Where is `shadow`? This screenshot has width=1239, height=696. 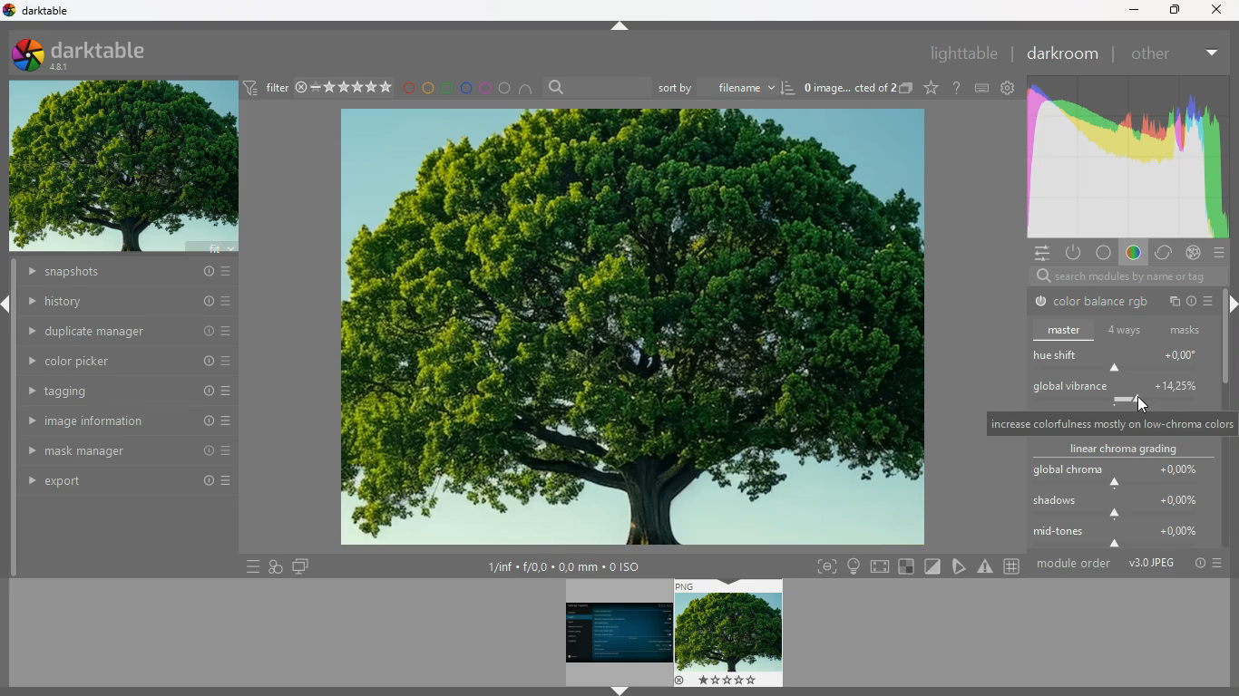
shadow is located at coordinates (1123, 508).